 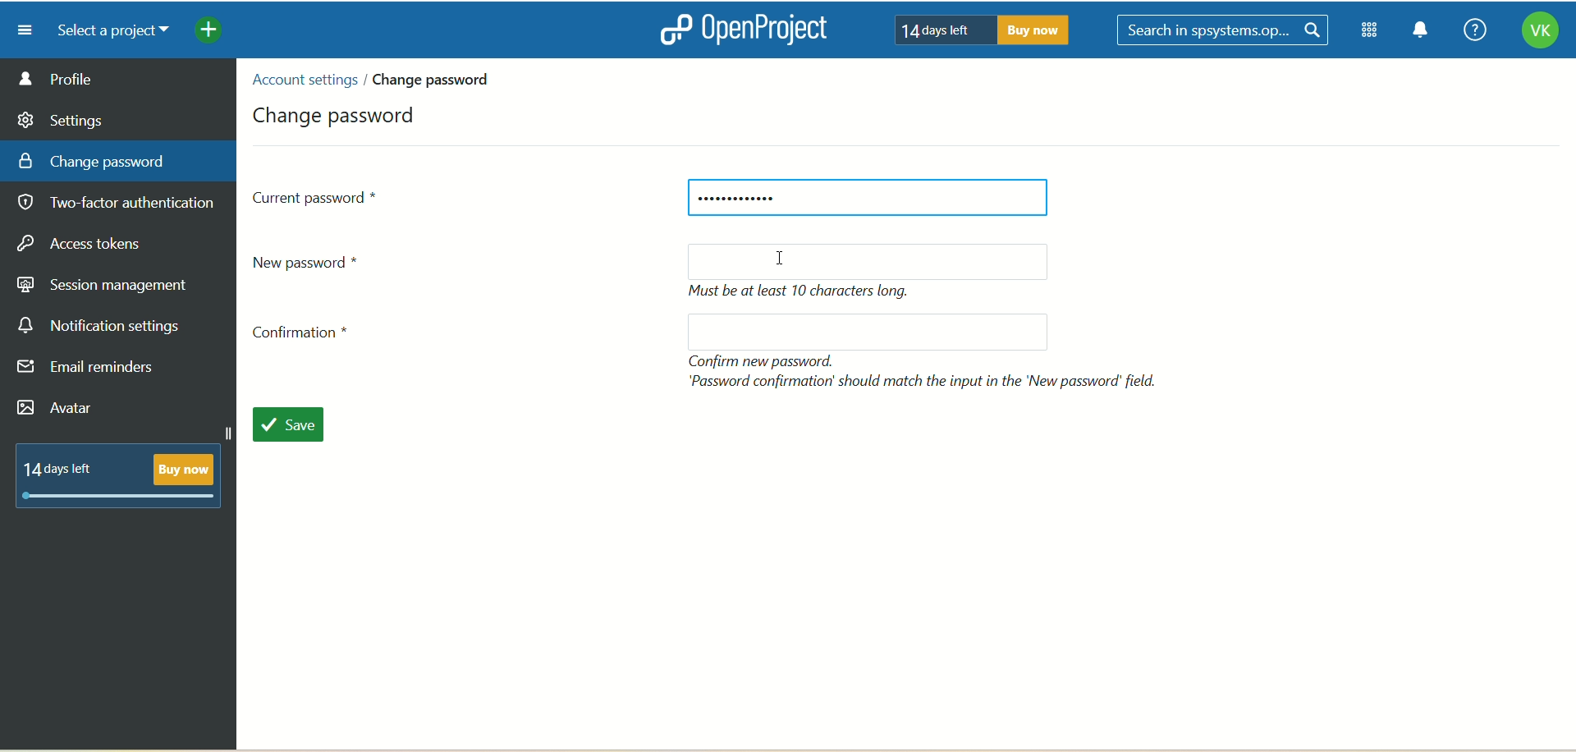 What do you see at coordinates (338, 112) in the screenshot?
I see `change password` at bounding box center [338, 112].